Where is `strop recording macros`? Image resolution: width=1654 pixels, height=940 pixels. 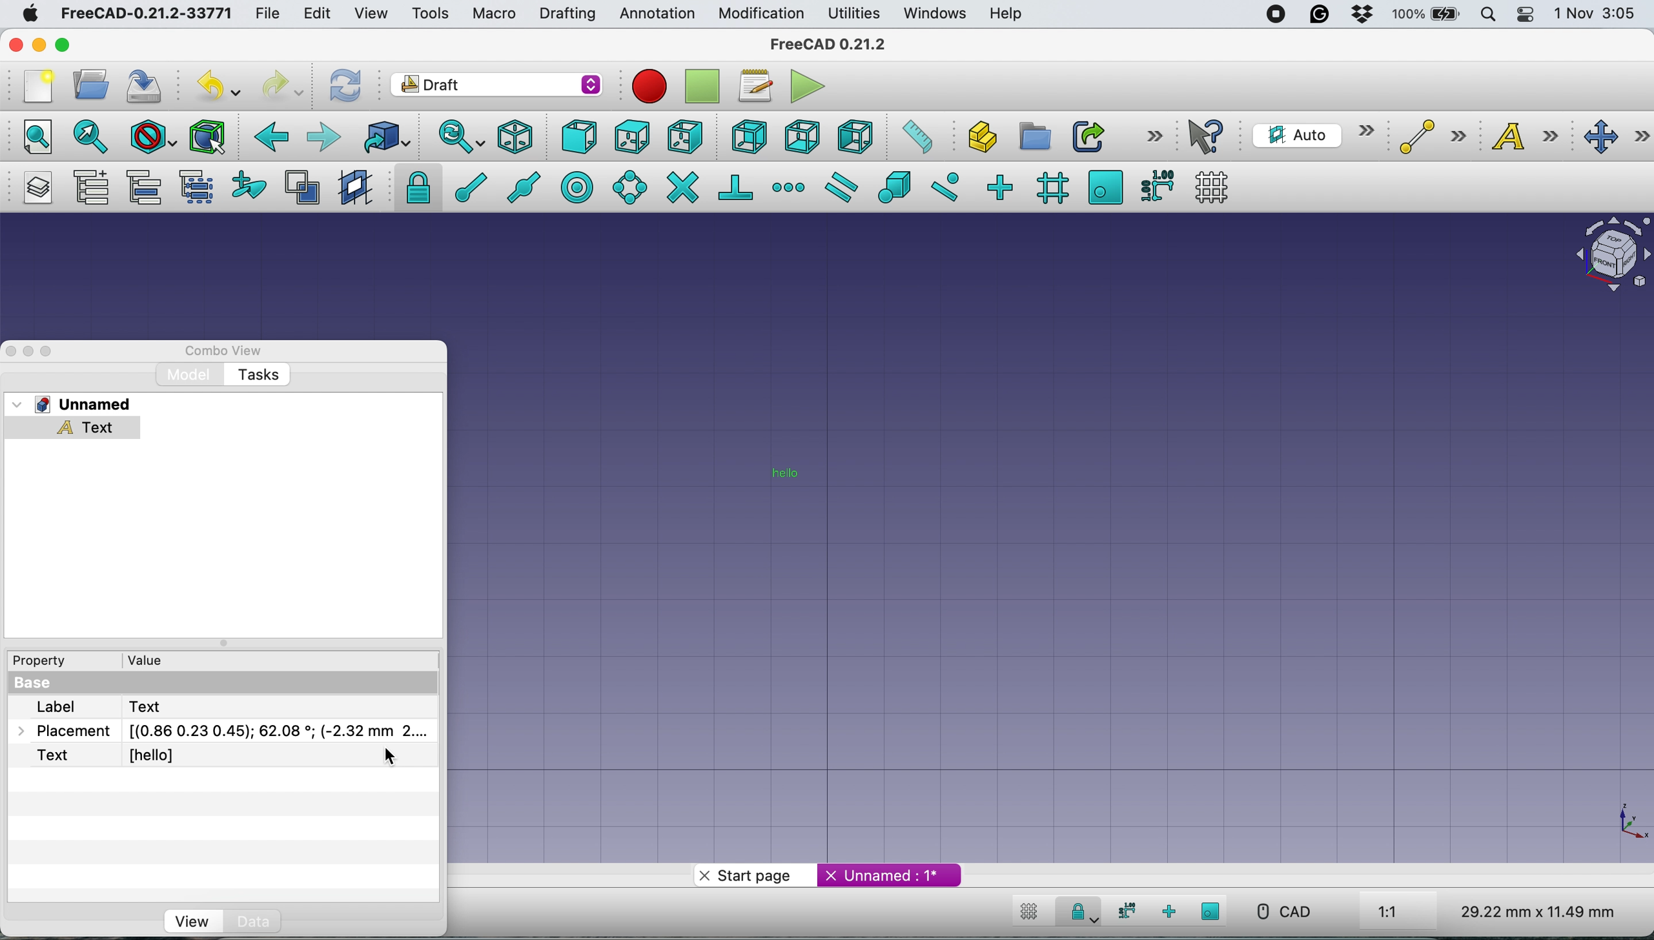
strop recording macros is located at coordinates (706, 85).